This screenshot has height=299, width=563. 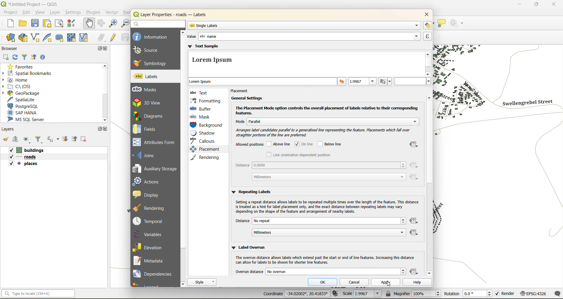 I want to click on below line, so click(x=332, y=144).